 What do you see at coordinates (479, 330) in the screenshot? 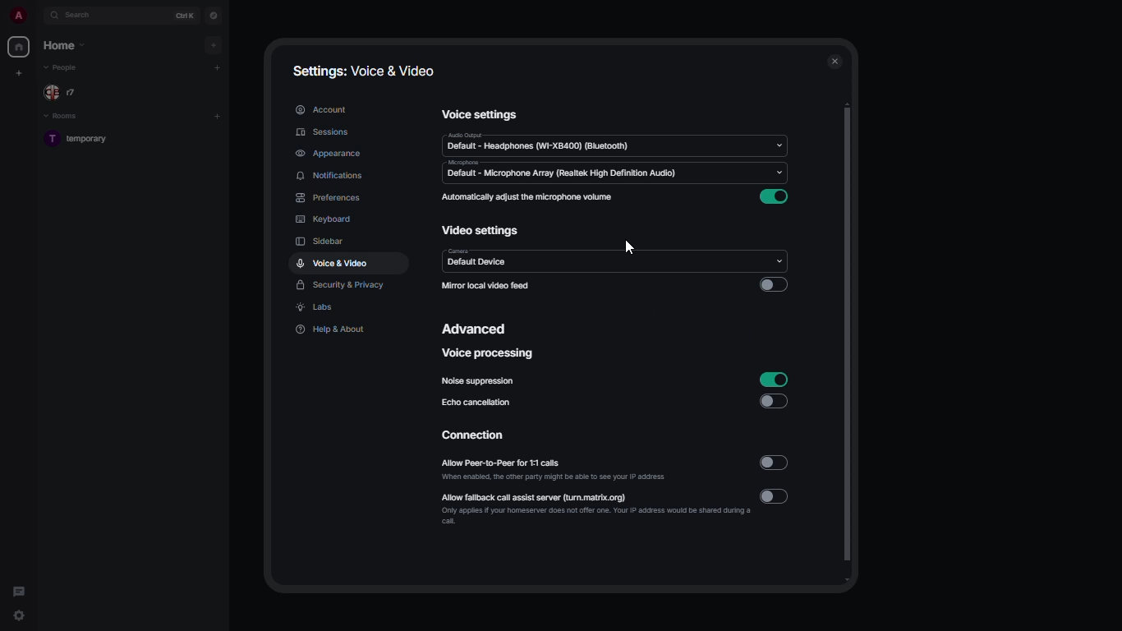
I see `advanced` at bounding box center [479, 330].